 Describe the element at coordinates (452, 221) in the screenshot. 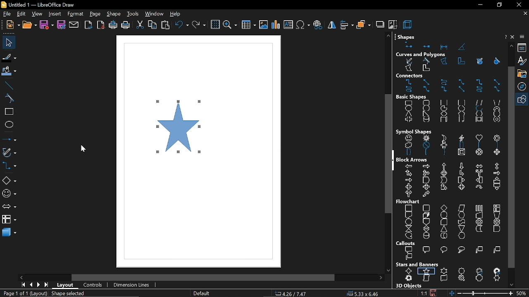

I see `flowchart` at that location.